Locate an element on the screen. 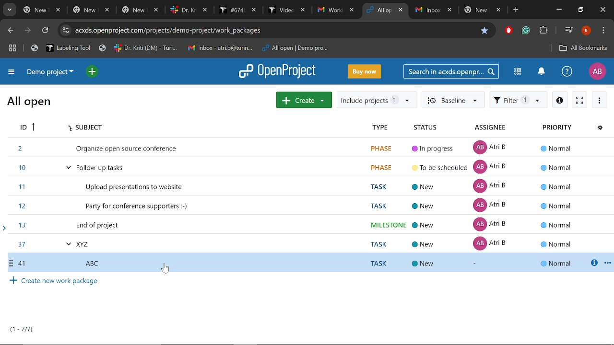 This screenshot has width=614, height=345. Help is located at coordinates (567, 72).